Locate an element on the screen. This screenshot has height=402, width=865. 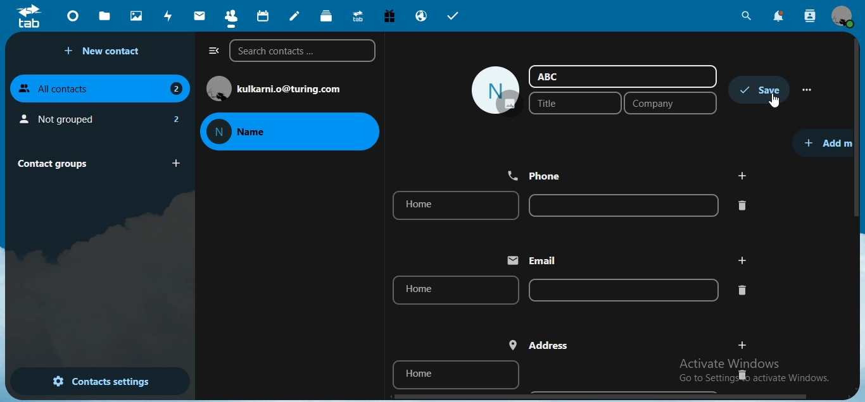
 is located at coordinates (626, 204).